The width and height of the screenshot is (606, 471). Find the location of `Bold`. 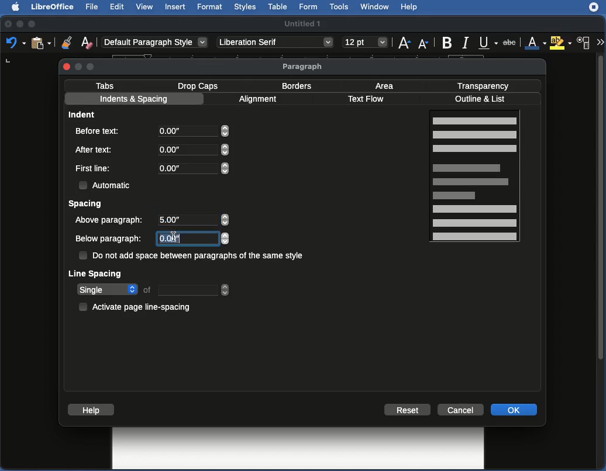

Bold is located at coordinates (446, 41).